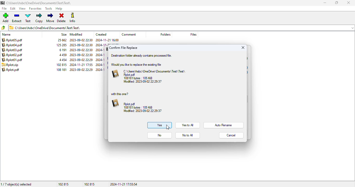 The height and width of the screenshot is (187, 355). I want to click on minimize, so click(325, 3).